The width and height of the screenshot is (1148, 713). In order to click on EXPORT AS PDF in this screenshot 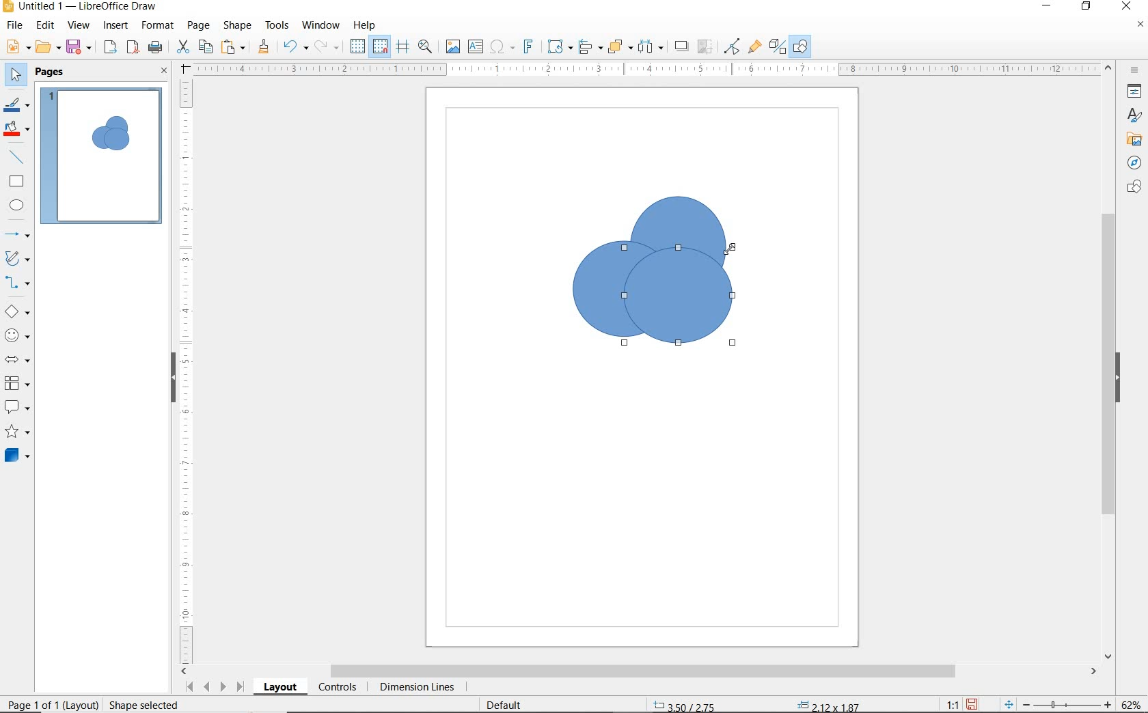, I will do `click(133, 48)`.